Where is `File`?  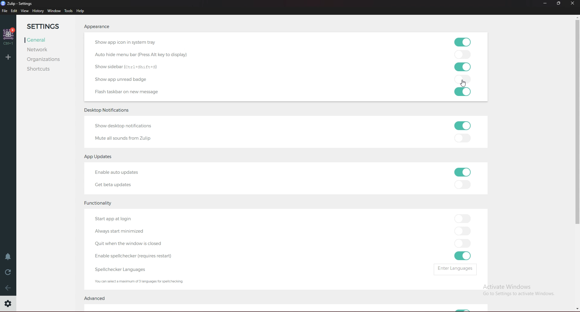
File is located at coordinates (5, 11).